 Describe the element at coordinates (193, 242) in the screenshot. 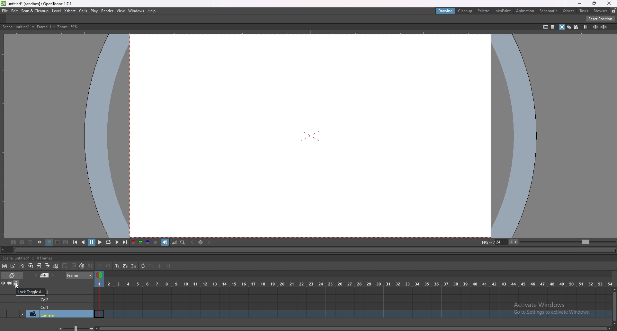

I see `previous key` at that location.